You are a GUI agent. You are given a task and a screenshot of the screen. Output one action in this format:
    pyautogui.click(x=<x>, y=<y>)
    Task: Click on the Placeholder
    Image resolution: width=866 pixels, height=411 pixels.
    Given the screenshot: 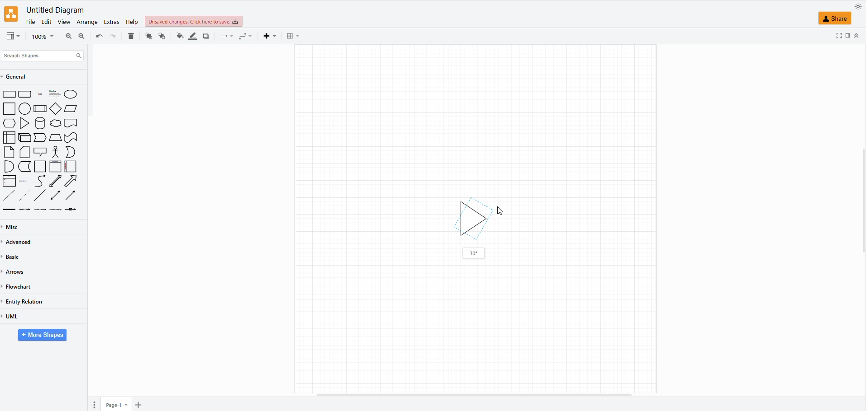 What is the action you would take?
    pyautogui.click(x=24, y=181)
    